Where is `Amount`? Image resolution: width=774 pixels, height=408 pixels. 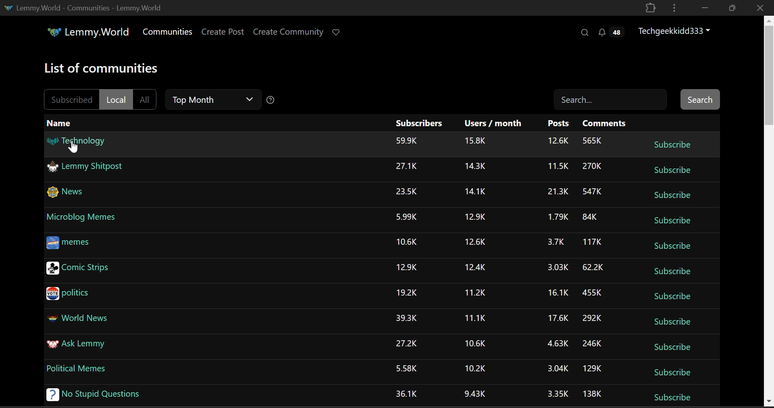 Amount is located at coordinates (595, 189).